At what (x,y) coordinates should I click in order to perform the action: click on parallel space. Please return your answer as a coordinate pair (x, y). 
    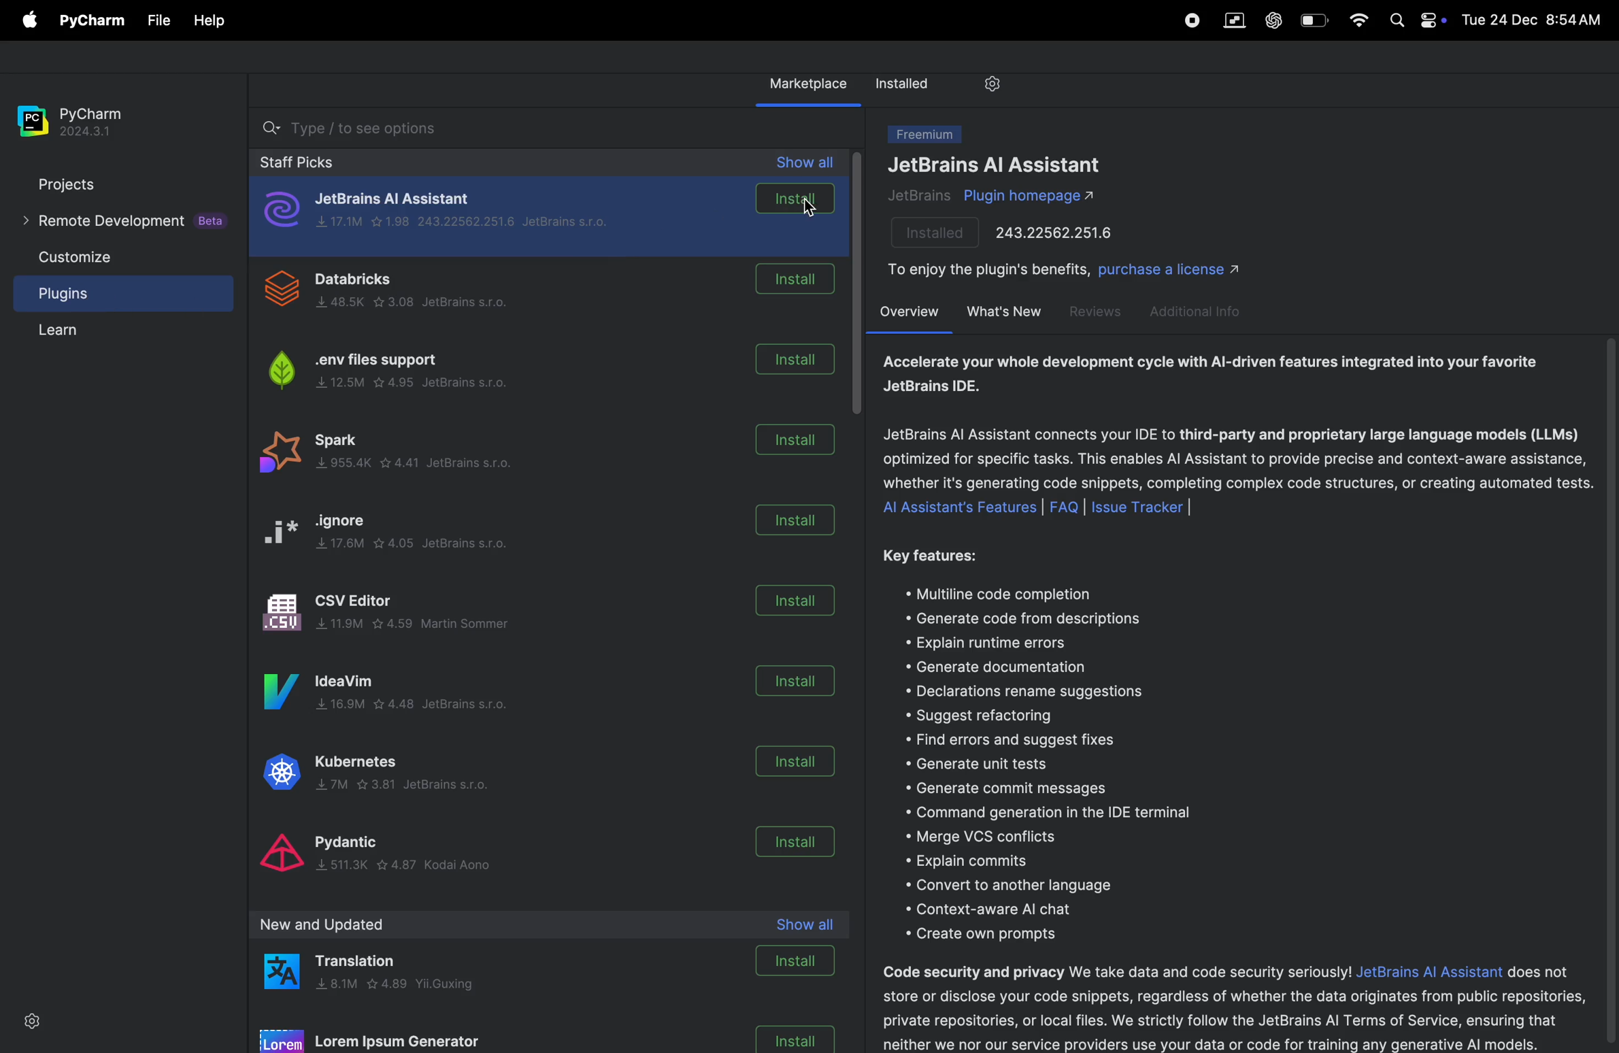
    Looking at the image, I should click on (1231, 19).